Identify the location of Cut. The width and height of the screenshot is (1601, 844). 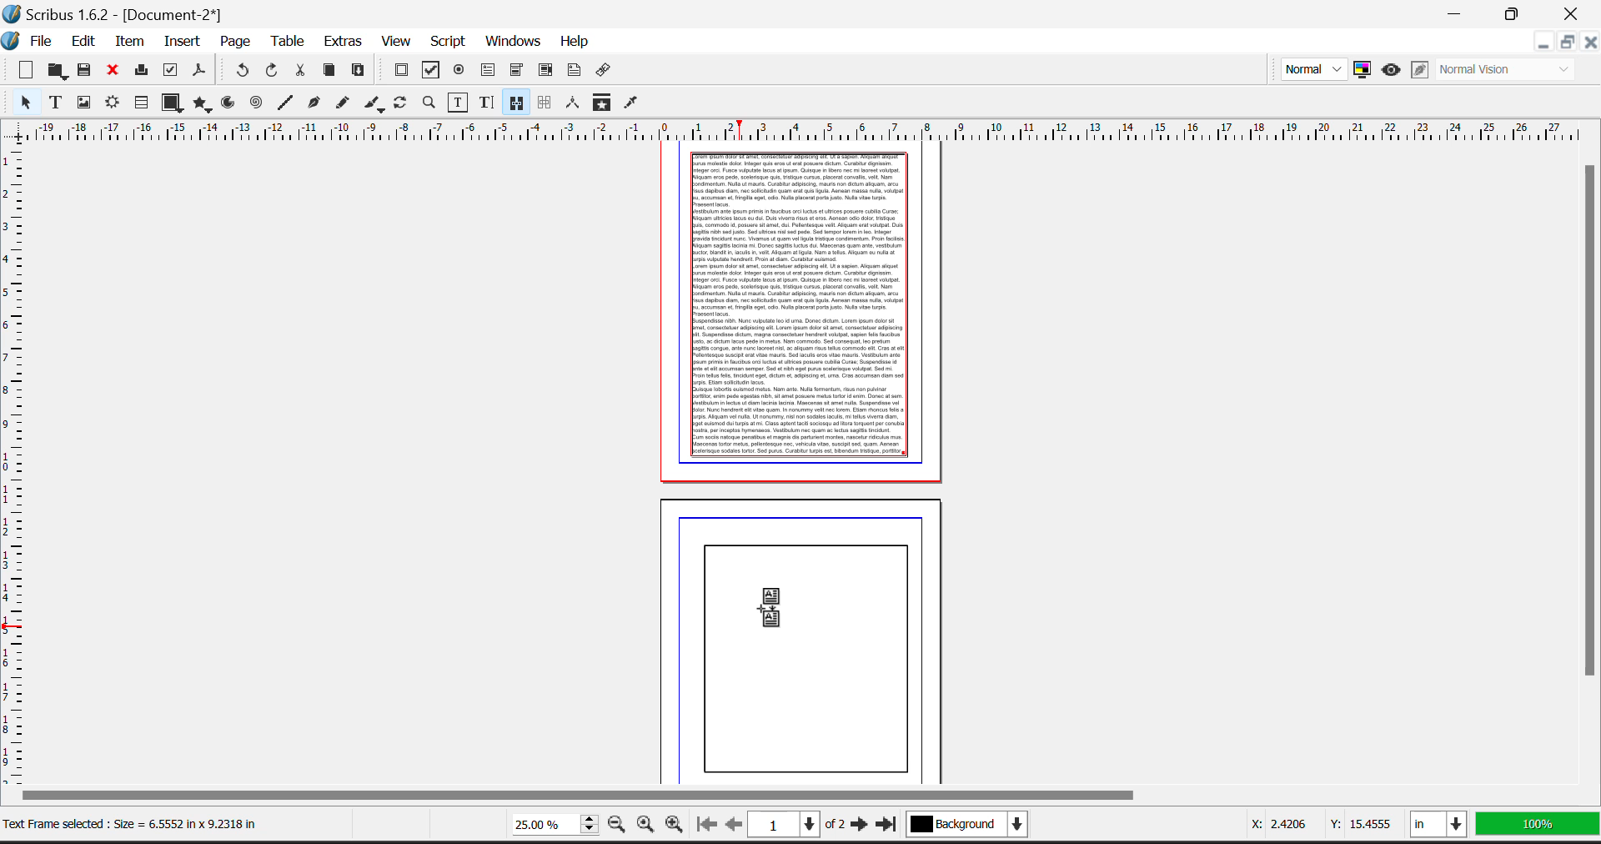
(299, 73).